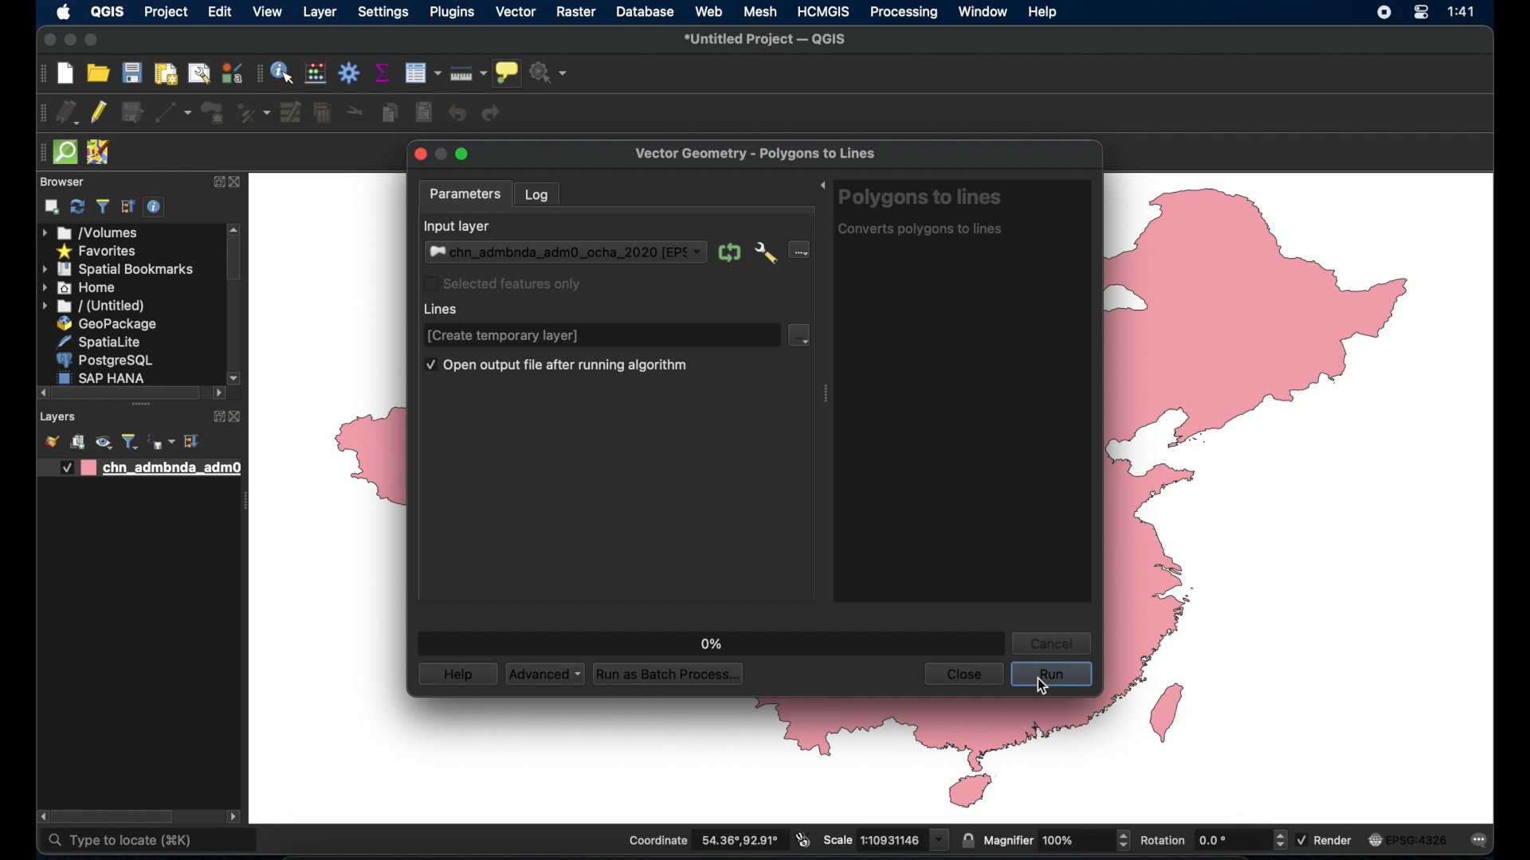 The height and width of the screenshot is (860, 1530). Describe the element at coordinates (455, 673) in the screenshot. I see `help` at that location.